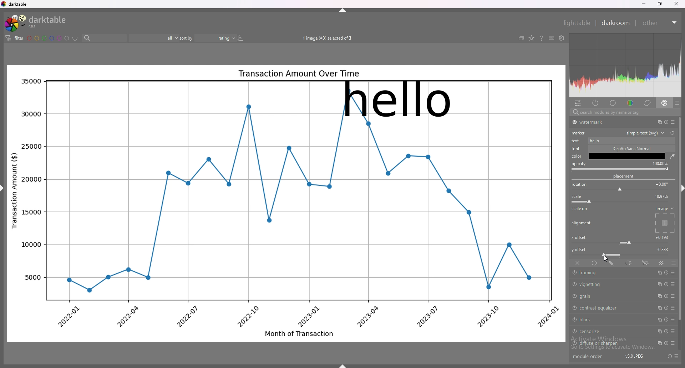 Image resolution: width=685 pixels, height=368 pixels. I want to click on scroll bar, so click(681, 219).